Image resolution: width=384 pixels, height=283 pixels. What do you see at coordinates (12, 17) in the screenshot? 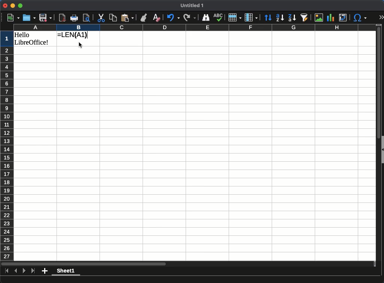
I see `new` at bounding box center [12, 17].